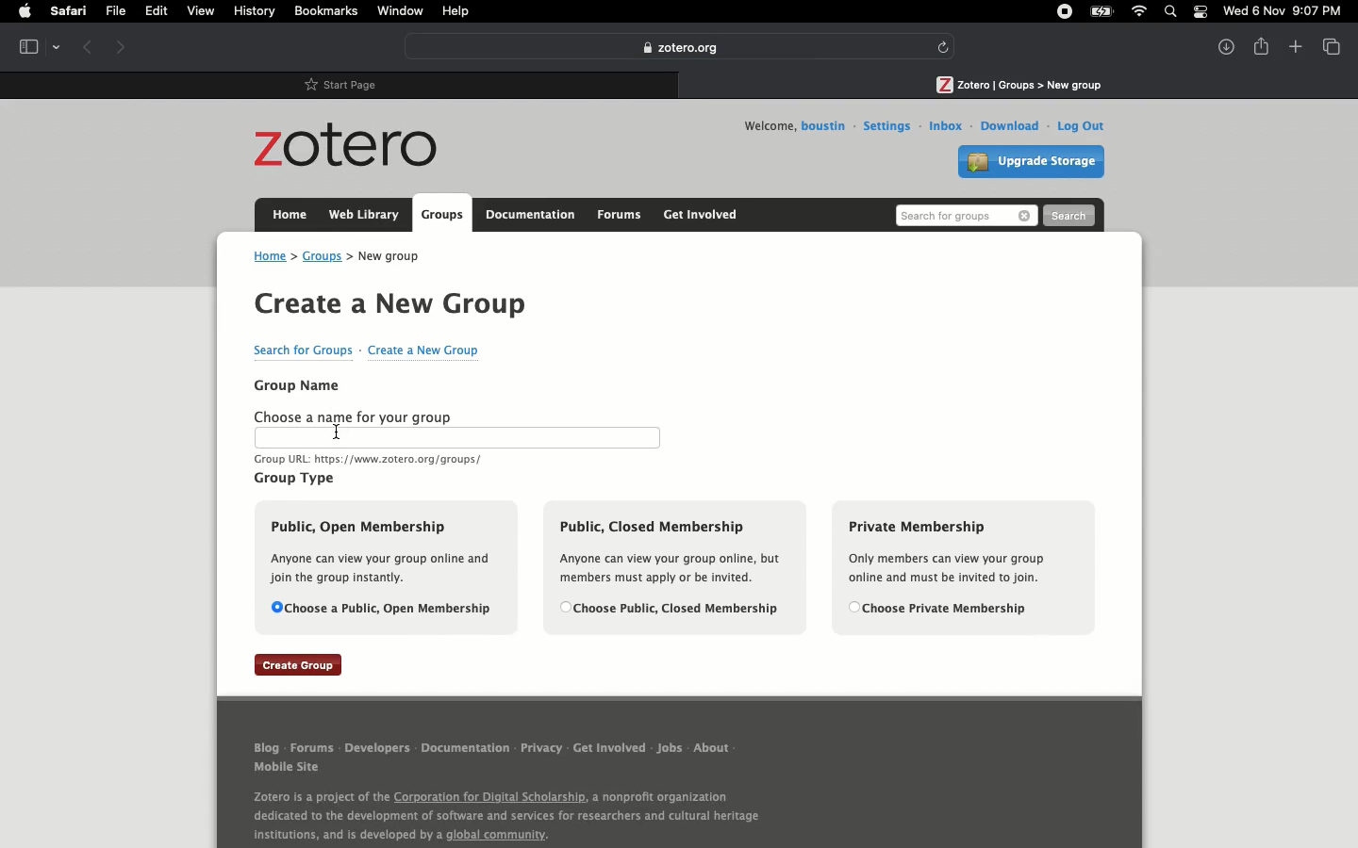 The image size is (1358, 848). Describe the element at coordinates (440, 215) in the screenshot. I see `Groups` at that location.